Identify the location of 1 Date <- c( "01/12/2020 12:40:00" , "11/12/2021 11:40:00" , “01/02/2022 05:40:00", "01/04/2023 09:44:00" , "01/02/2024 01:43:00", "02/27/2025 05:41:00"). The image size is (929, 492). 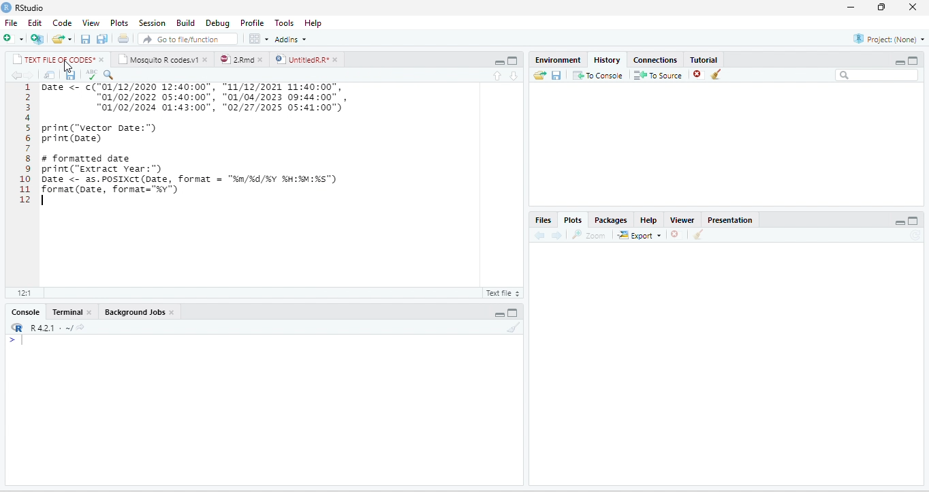
(198, 97).